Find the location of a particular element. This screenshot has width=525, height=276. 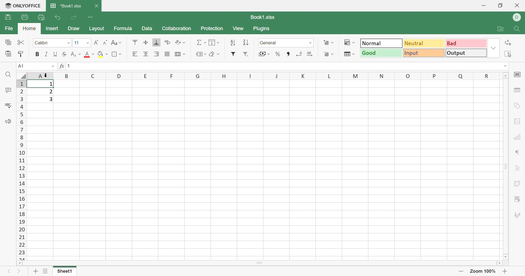

Book1.xlsx is located at coordinates (264, 17).